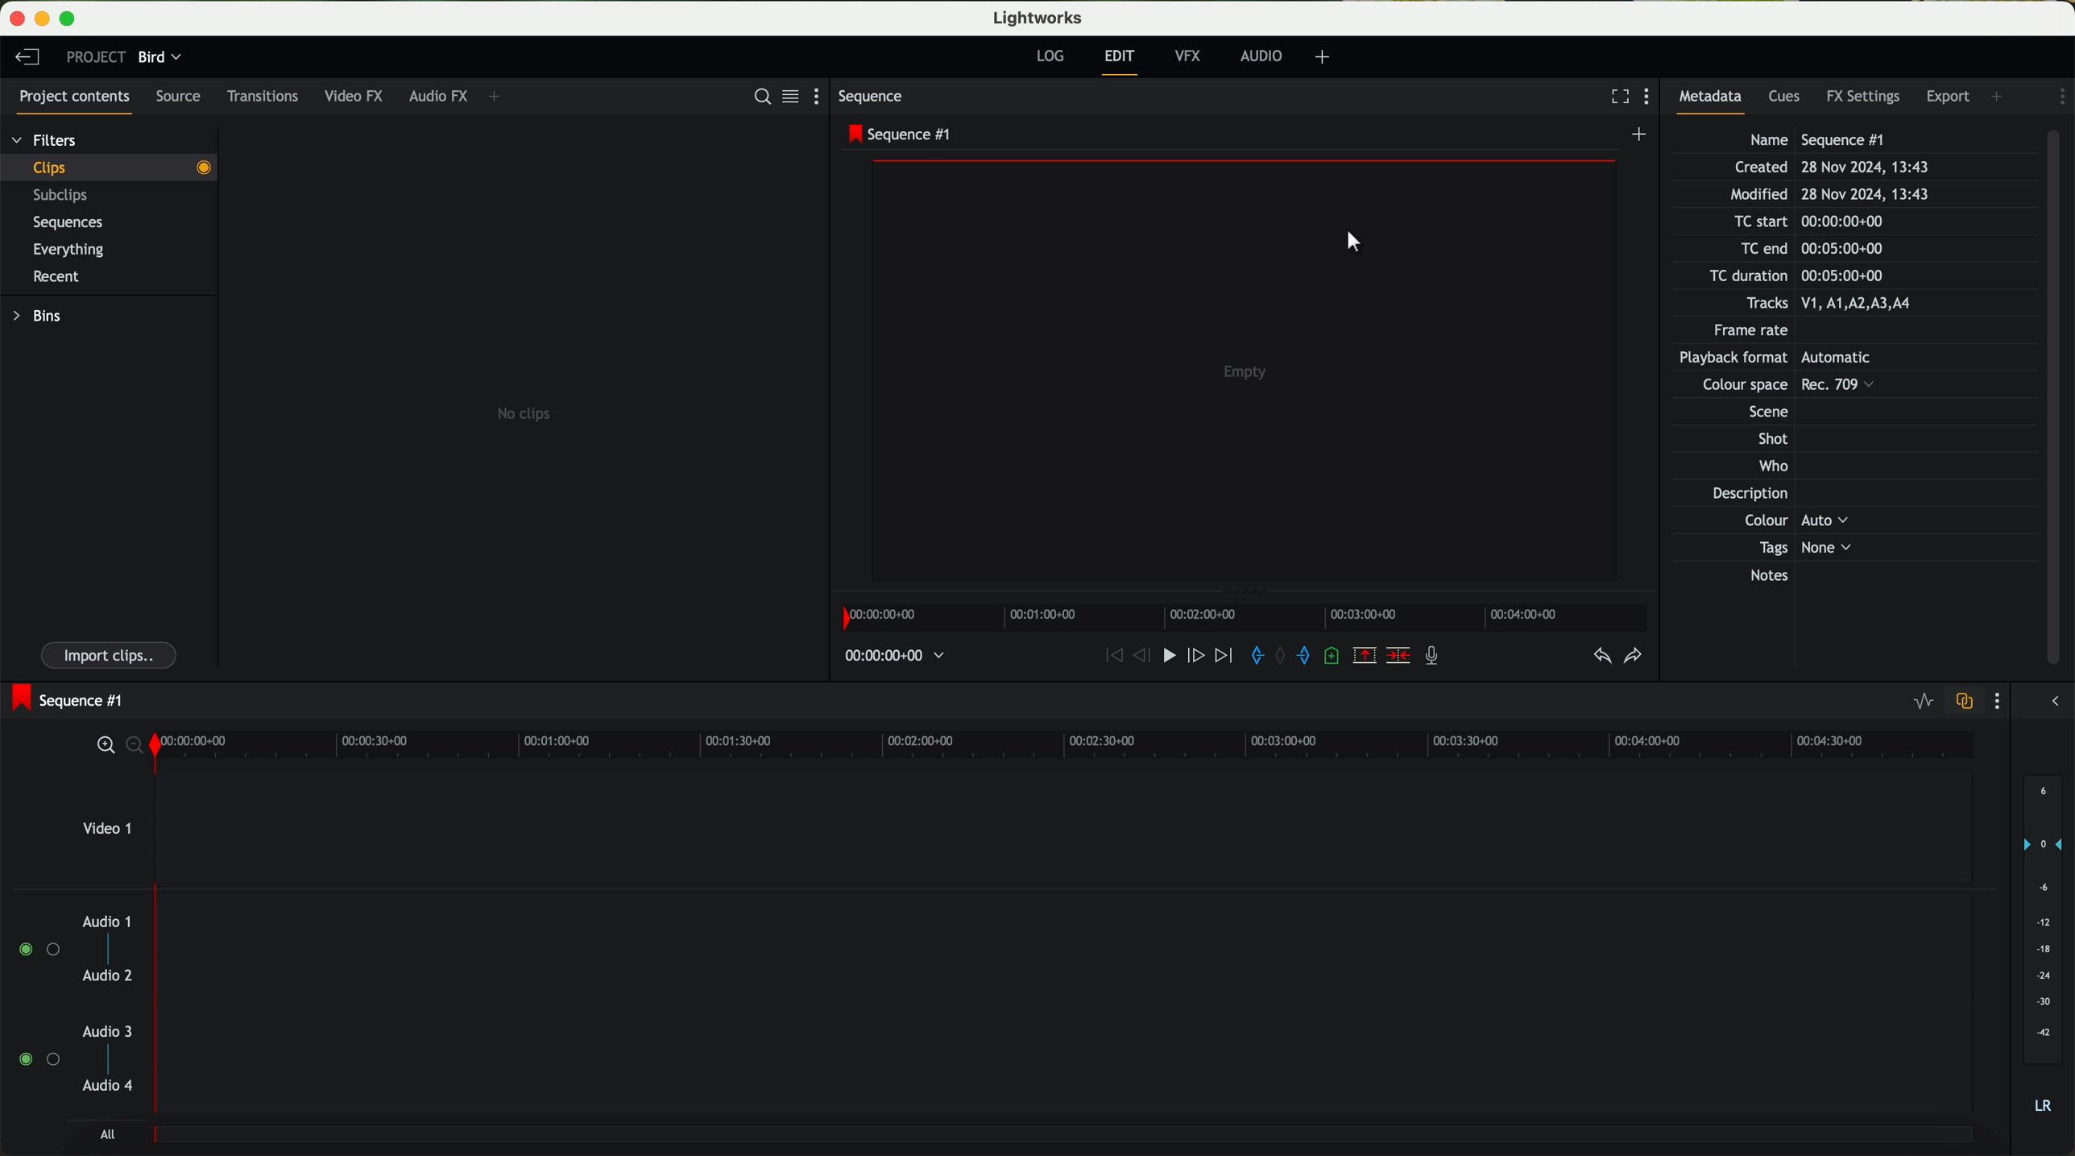 Image resolution: width=2075 pixels, height=1156 pixels. What do you see at coordinates (2043, 943) in the screenshot?
I see `numbers` at bounding box center [2043, 943].